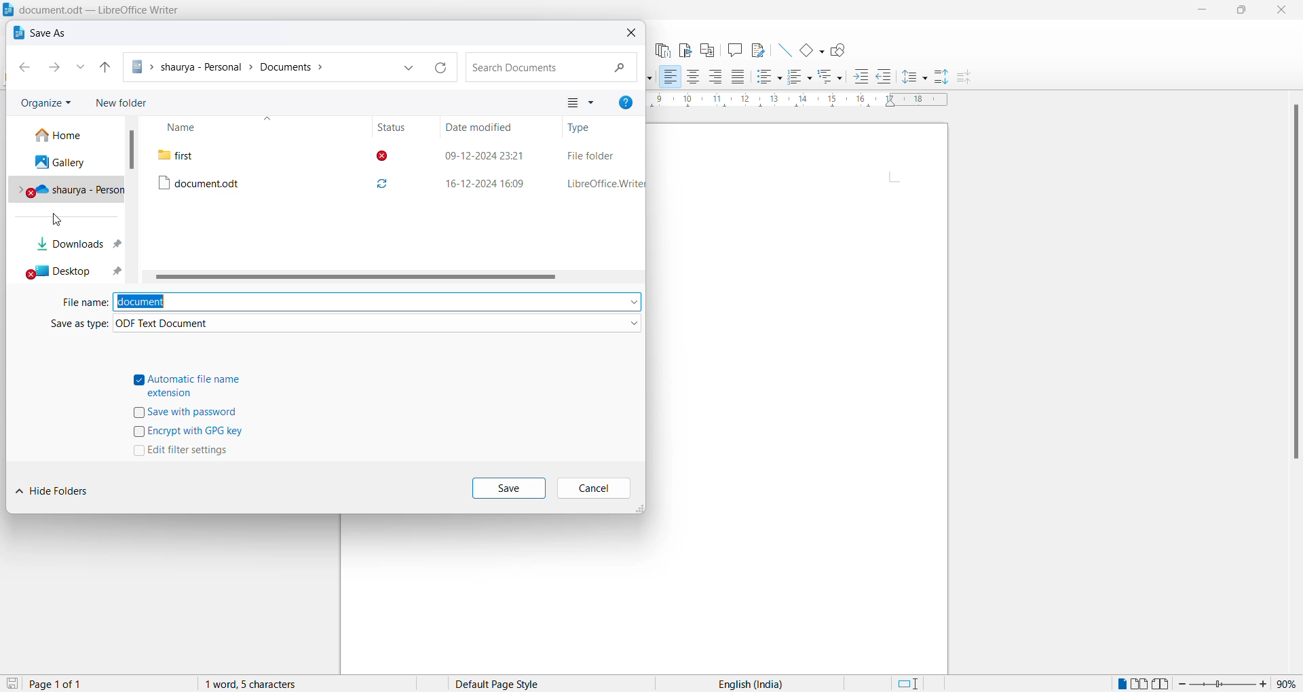 This screenshot has width=1303, height=692. Describe the element at coordinates (767, 77) in the screenshot. I see `Toggle unordered list` at that location.